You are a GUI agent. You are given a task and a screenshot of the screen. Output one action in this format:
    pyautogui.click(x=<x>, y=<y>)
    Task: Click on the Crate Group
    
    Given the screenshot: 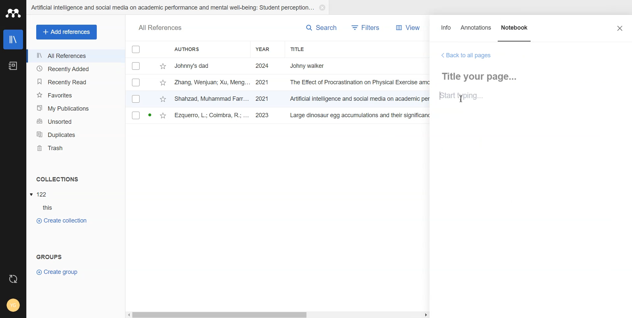 What is the action you would take?
    pyautogui.click(x=57, y=272)
    